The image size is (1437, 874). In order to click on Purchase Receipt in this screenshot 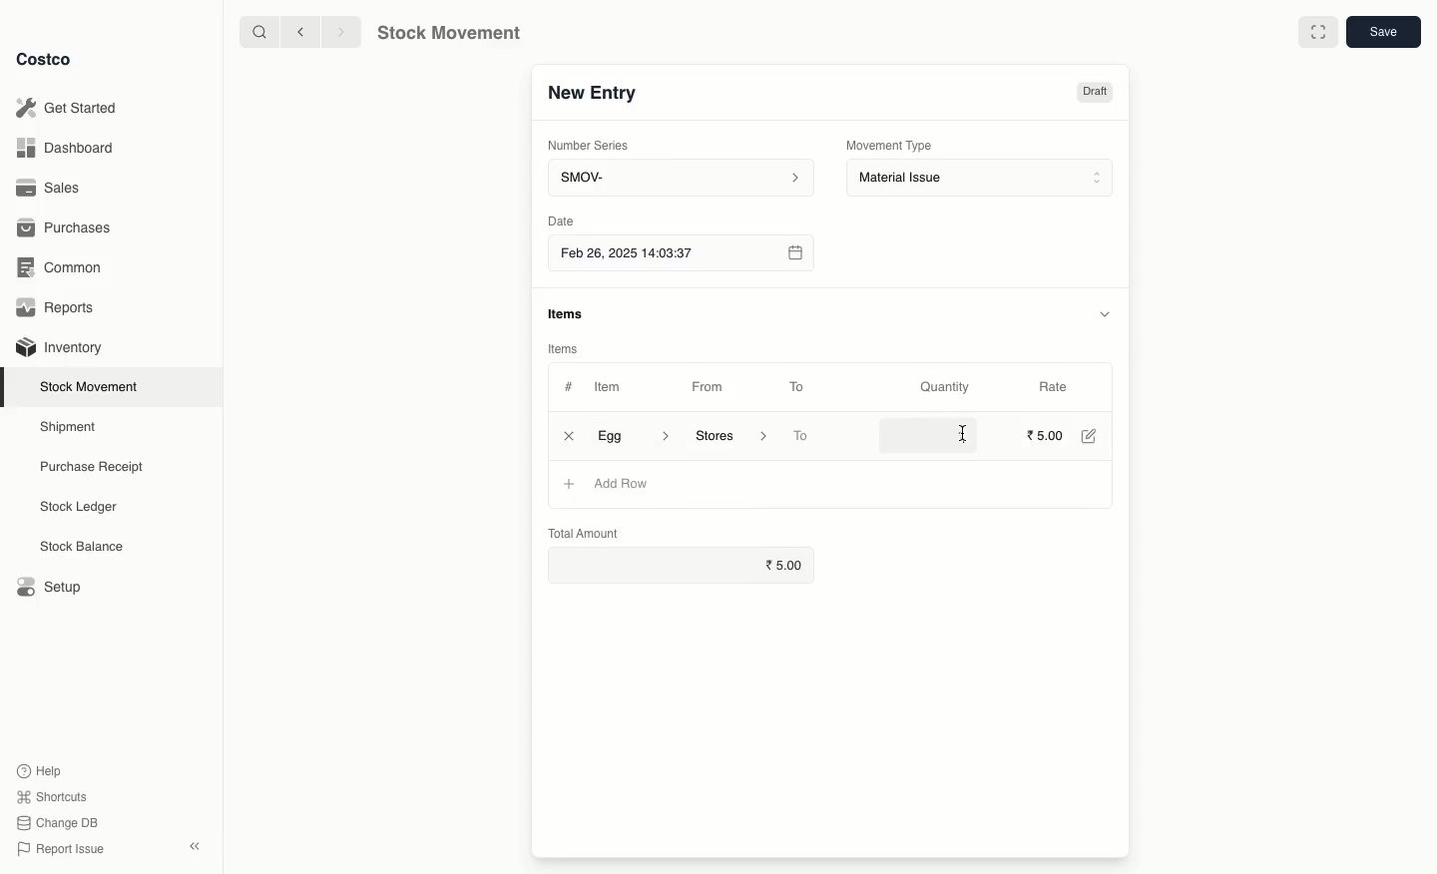, I will do `click(97, 466)`.